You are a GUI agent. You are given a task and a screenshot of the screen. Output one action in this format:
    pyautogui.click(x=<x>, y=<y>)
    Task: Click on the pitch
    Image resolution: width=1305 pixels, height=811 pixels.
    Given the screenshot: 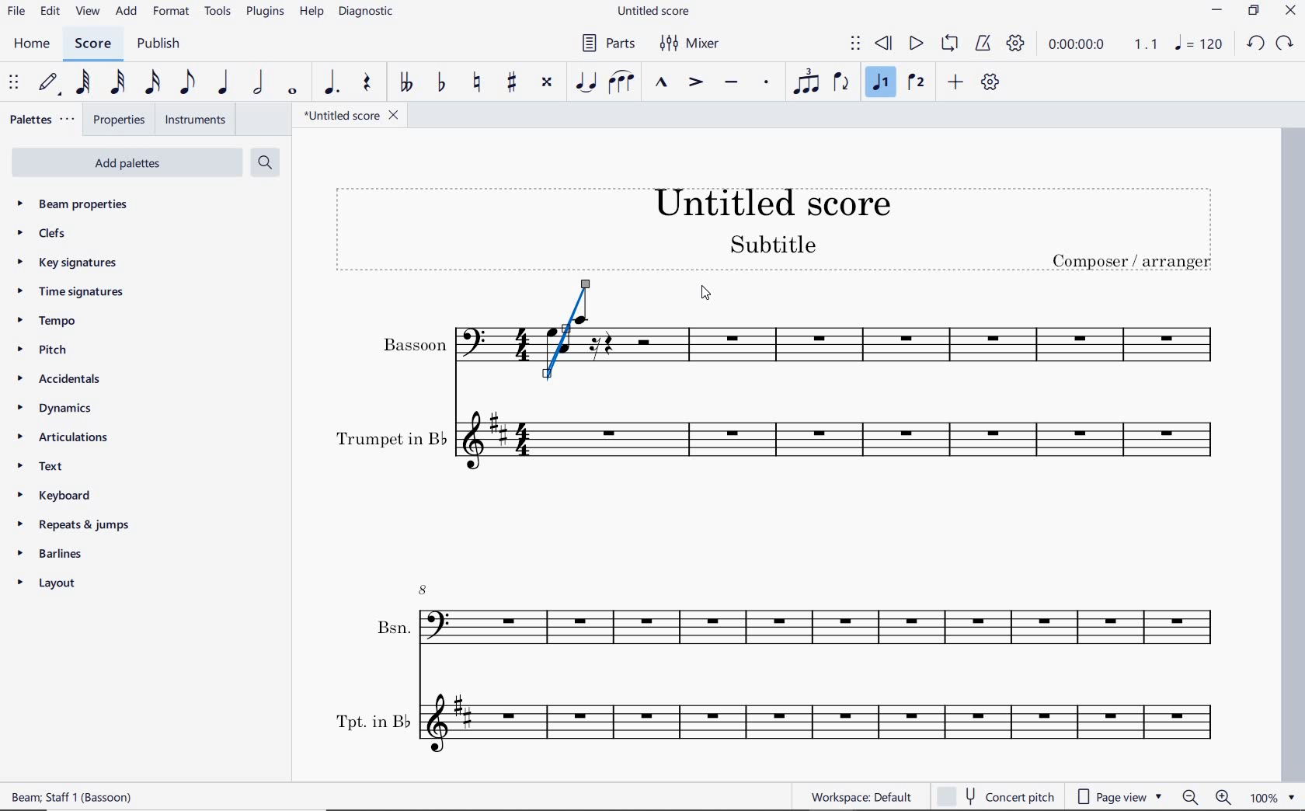 What is the action you would take?
    pyautogui.click(x=45, y=350)
    